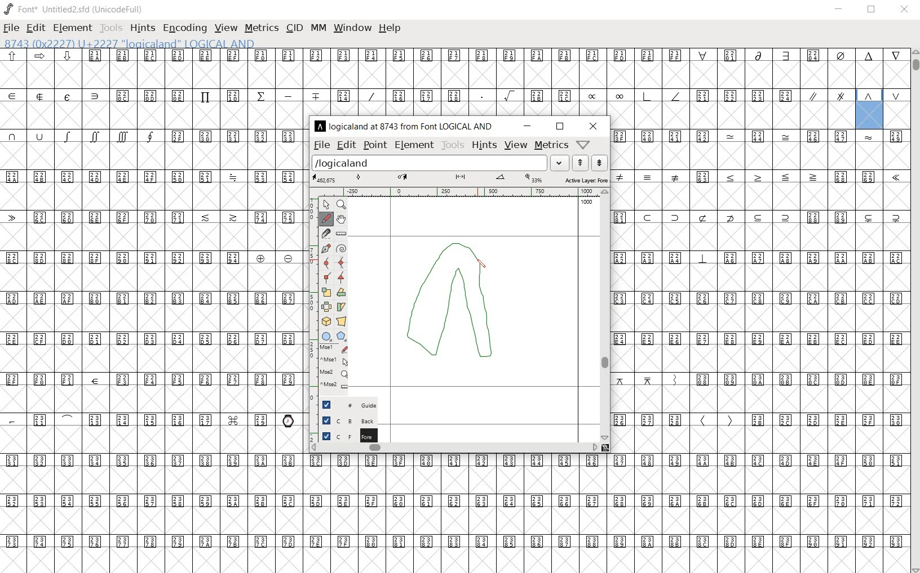 The height and width of the screenshot is (573, 920). What do you see at coordinates (347, 405) in the screenshot?
I see `Guide` at bounding box center [347, 405].